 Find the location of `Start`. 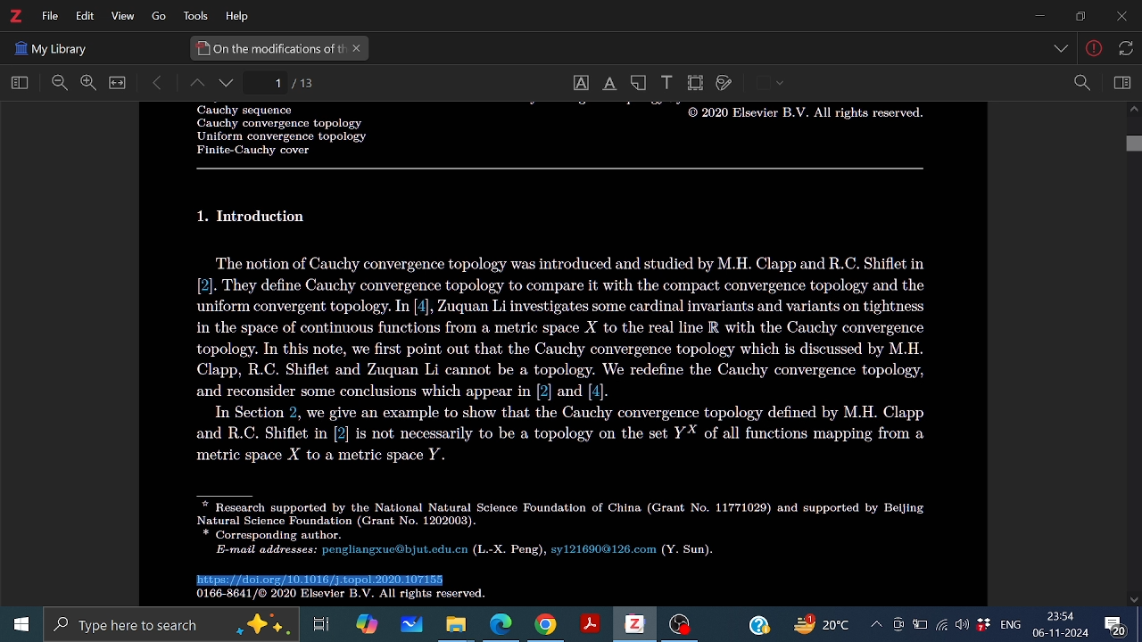

Start is located at coordinates (17, 625).